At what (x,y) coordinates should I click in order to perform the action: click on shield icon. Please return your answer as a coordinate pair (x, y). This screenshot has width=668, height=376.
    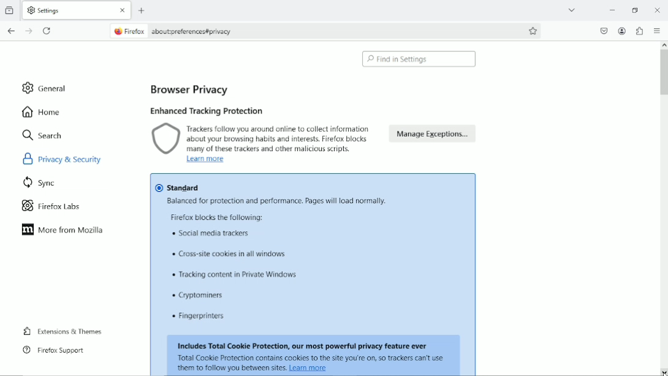
    Looking at the image, I should click on (166, 140).